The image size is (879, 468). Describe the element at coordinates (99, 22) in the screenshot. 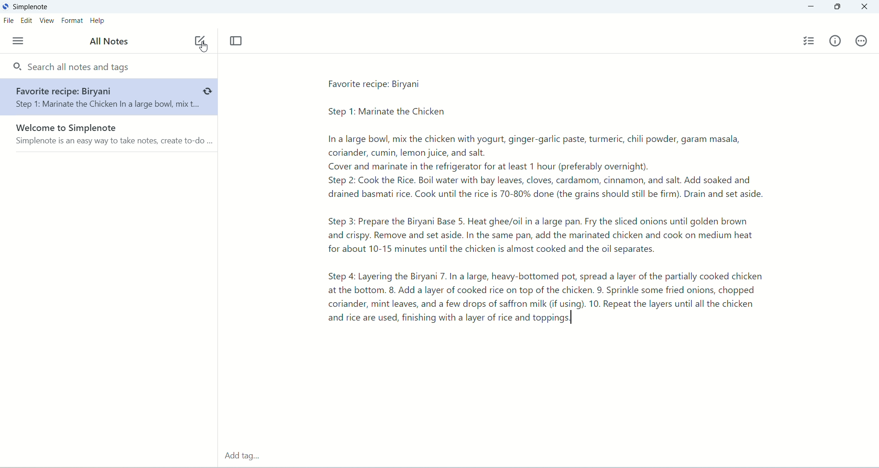

I see `help` at that location.